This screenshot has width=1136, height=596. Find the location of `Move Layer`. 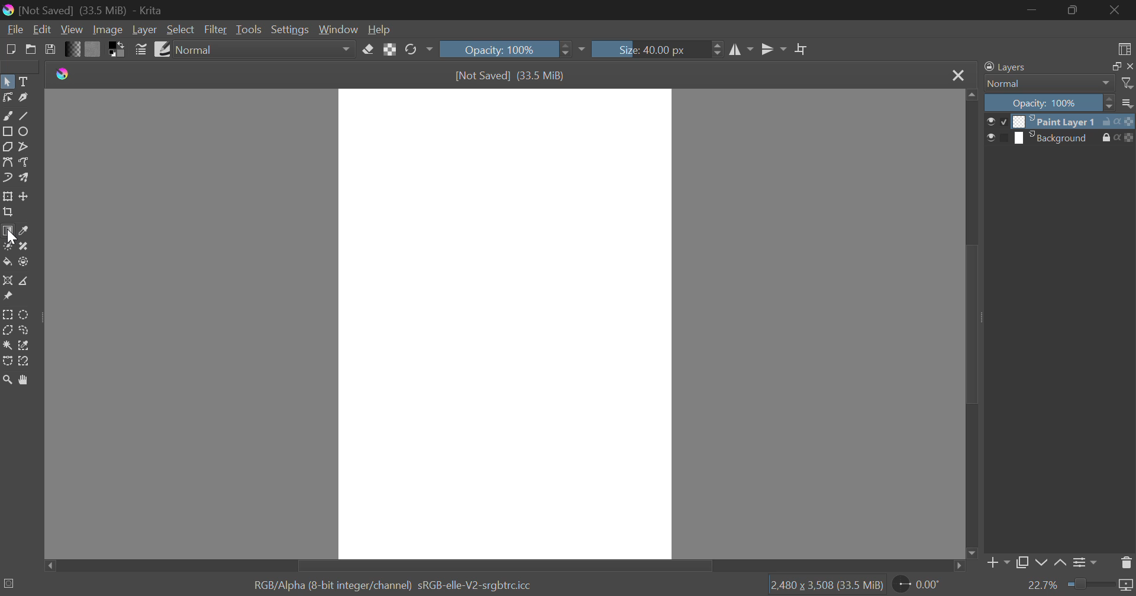

Move Layer is located at coordinates (24, 196).